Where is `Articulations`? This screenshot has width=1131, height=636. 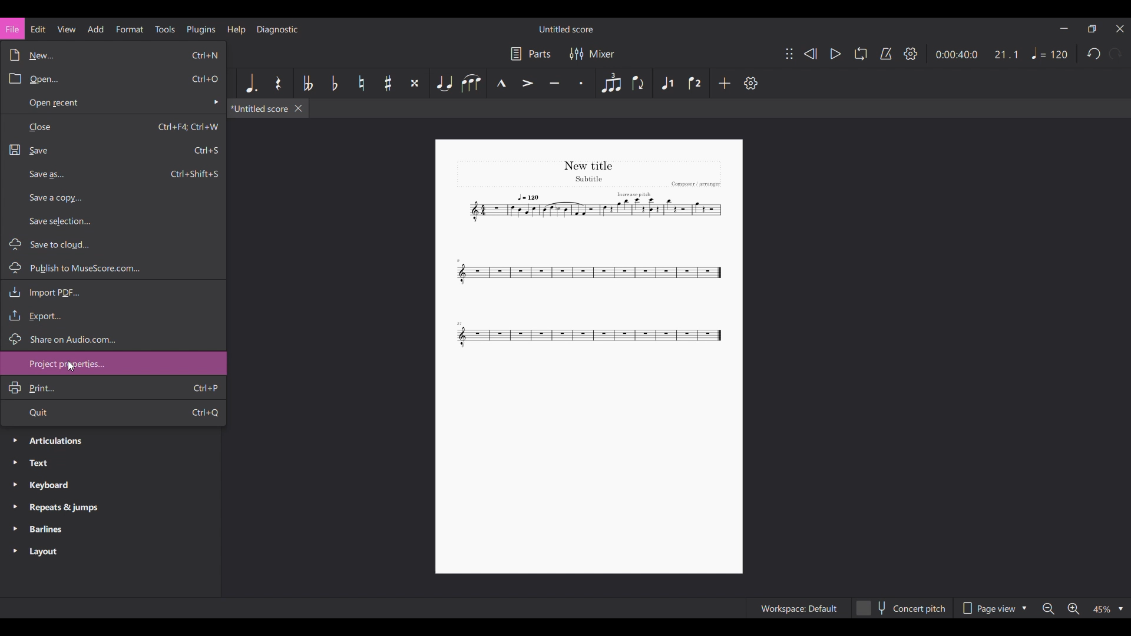
Articulations is located at coordinates (110, 441).